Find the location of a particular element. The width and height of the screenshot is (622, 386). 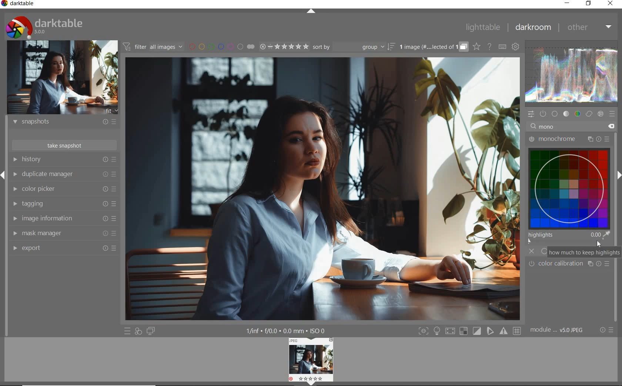

how much to keep highlights is located at coordinates (581, 252).